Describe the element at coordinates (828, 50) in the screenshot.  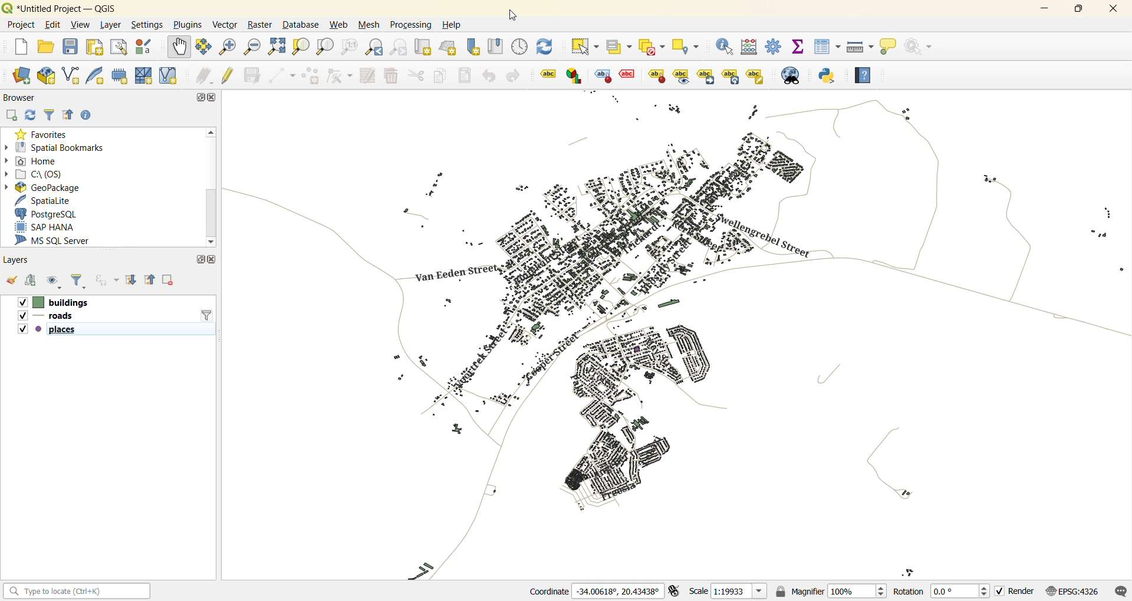
I see `attributes table` at that location.